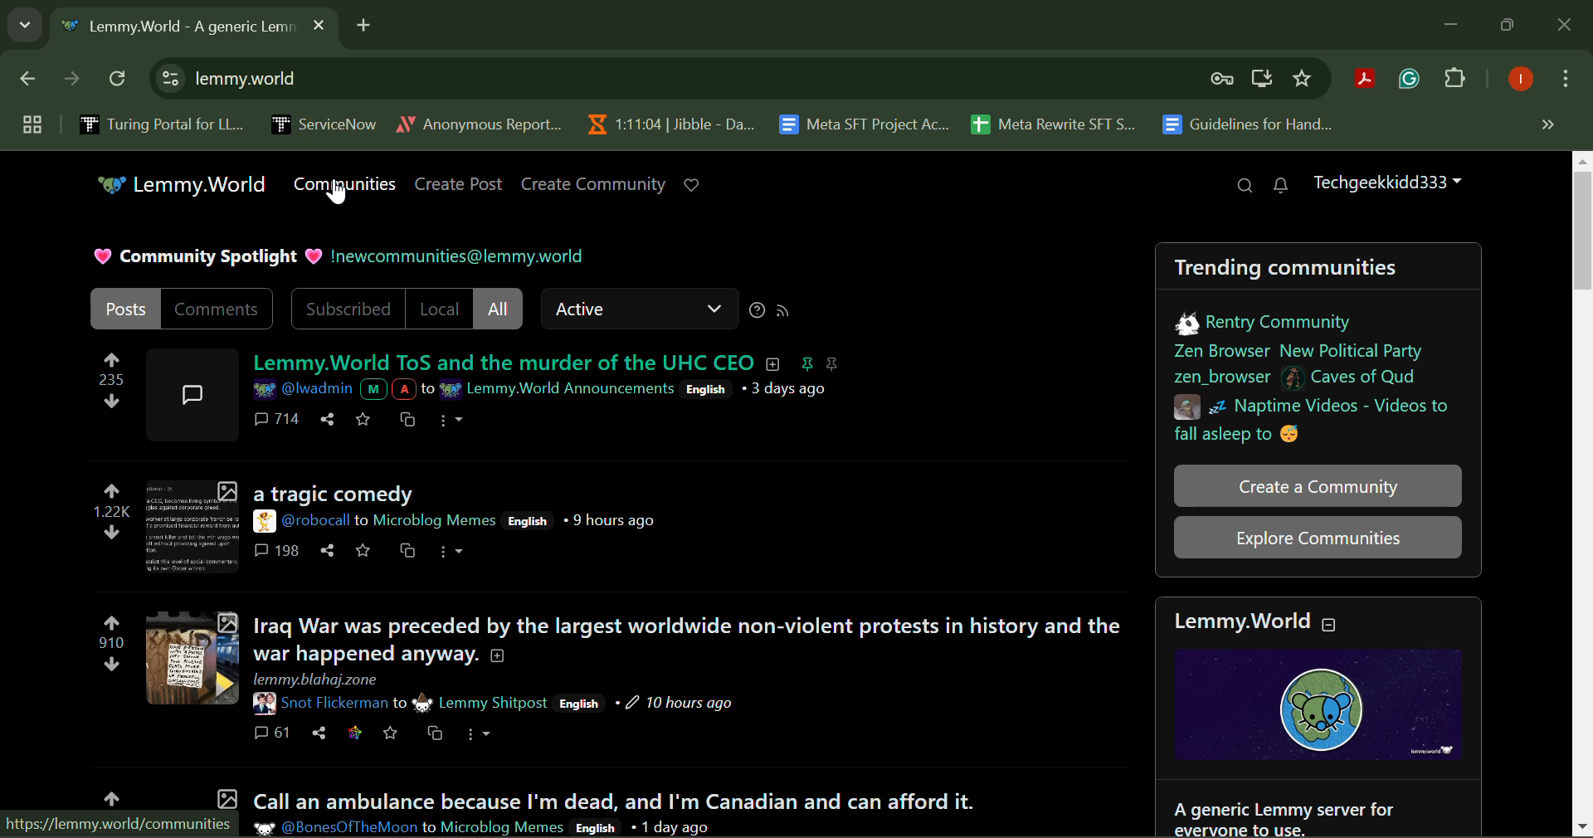  I want to click on Donate to Lemmy, so click(694, 185).